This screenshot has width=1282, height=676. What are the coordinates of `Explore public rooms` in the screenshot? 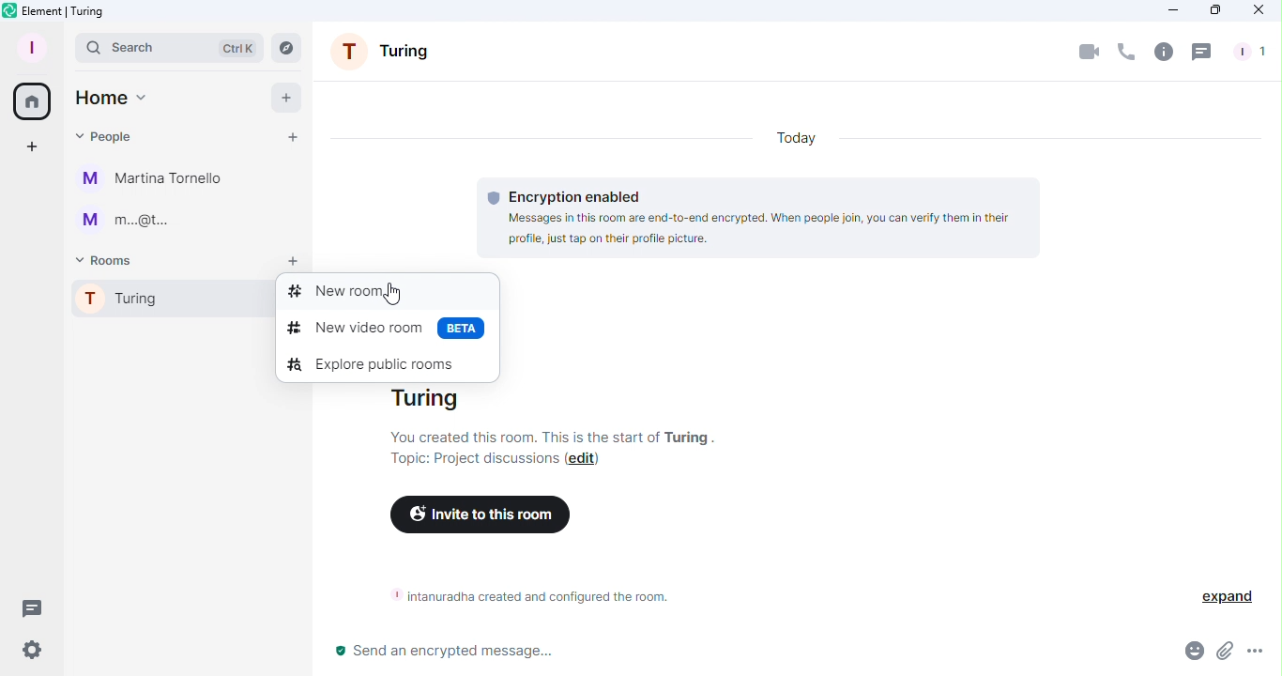 It's located at (373, 363).